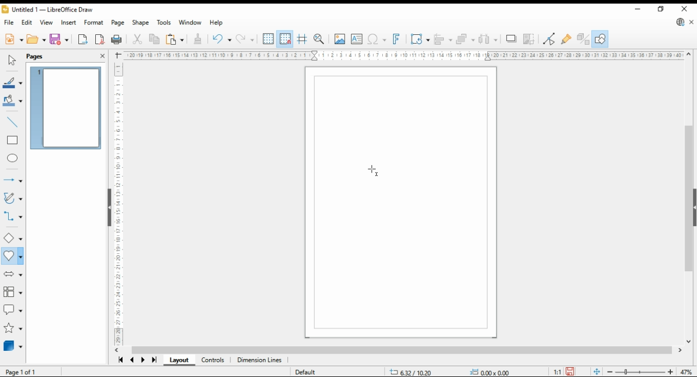 The height and width of the screenshot is (377, 697). Describe the element at coordinates (213, 361) in the screenshot. I see `controls` at that location.